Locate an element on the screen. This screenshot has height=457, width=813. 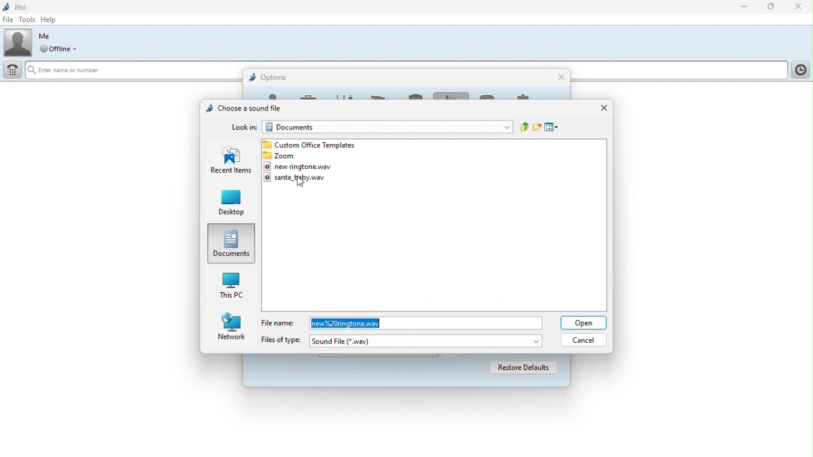
Open is located at coordinates (583, 323).